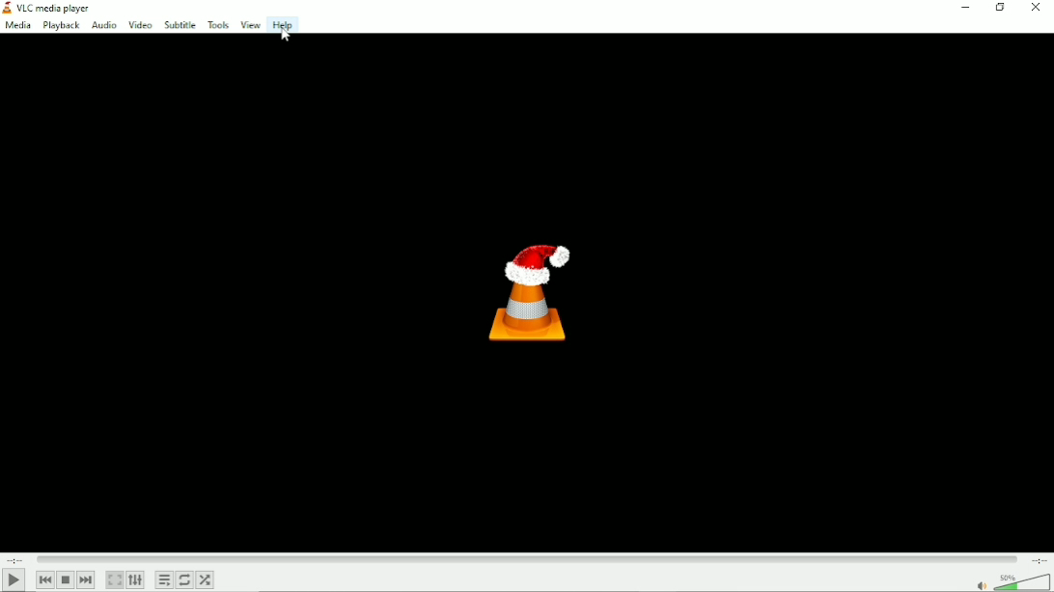 The height and width of the screenshot is (592, 1054). Describe the element at coordinates (206, 579) in the screenshot. I see `Random` at that location.